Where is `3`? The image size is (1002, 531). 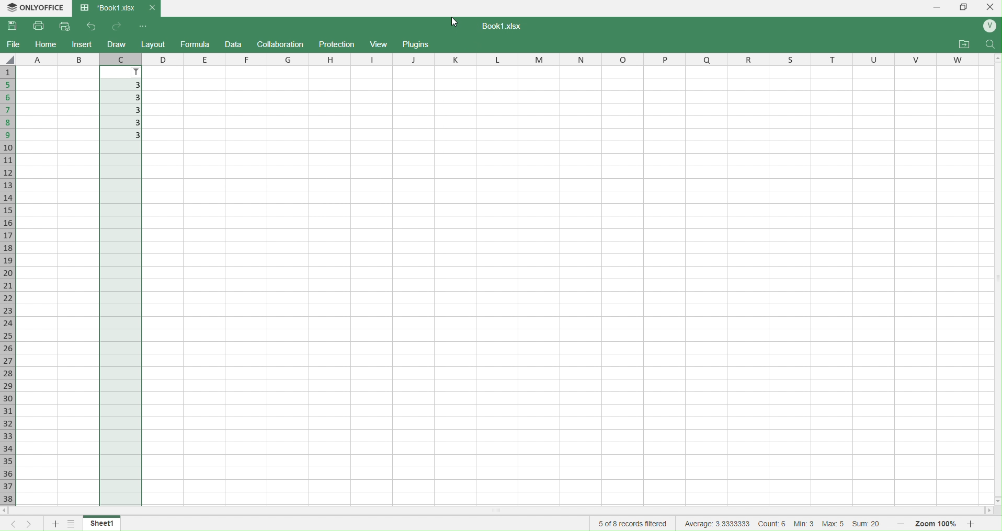 3 is located at coordinates (122, 86).